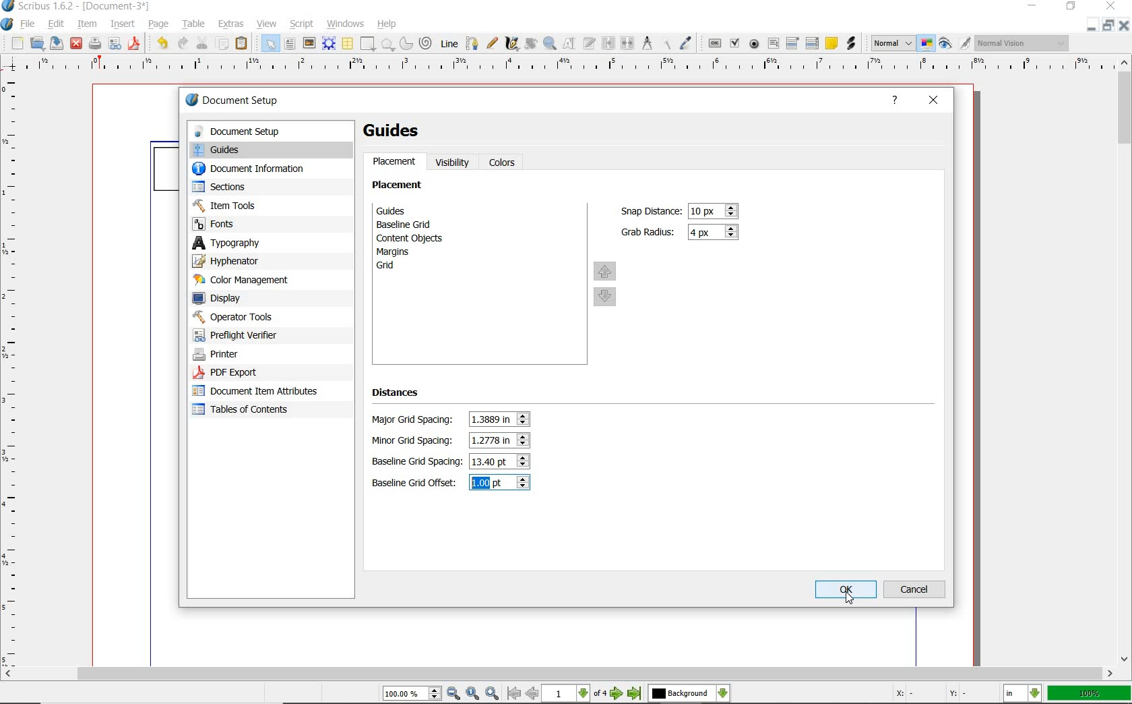 This screenshot has height=704, width=1132. Describe the element at coordinates (558, 675) in the screenshot. I see `scrollbar` at that location.